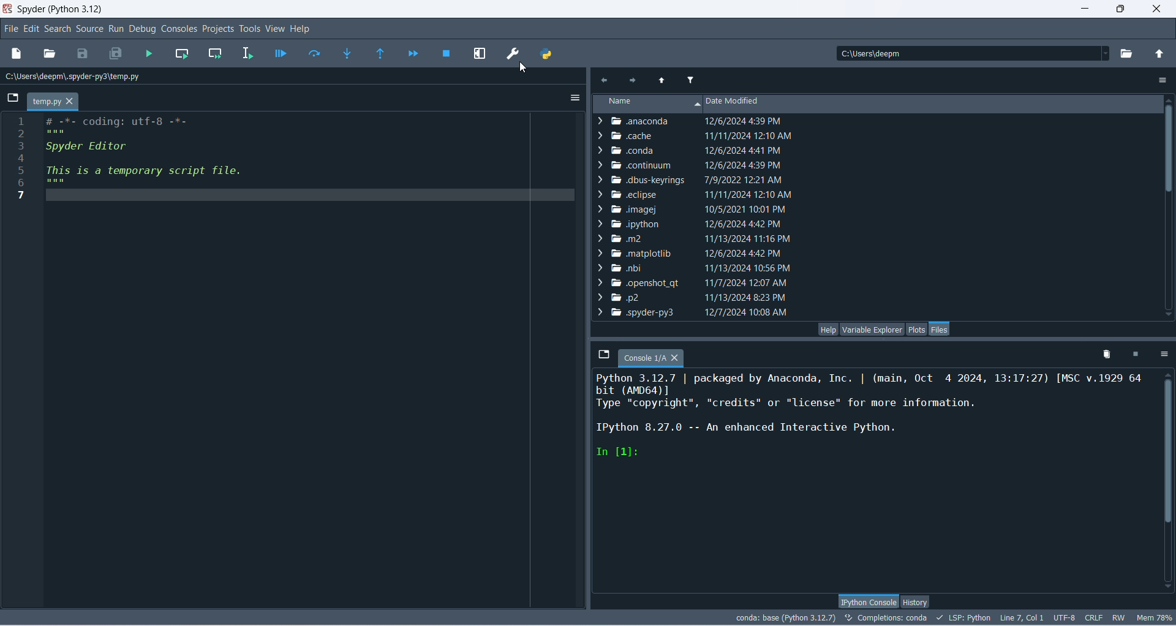 This screenshot has width=1176, height=626. Describe the element at coordinates (1065, 617) in the screenshot. I see `UTF` at that location.